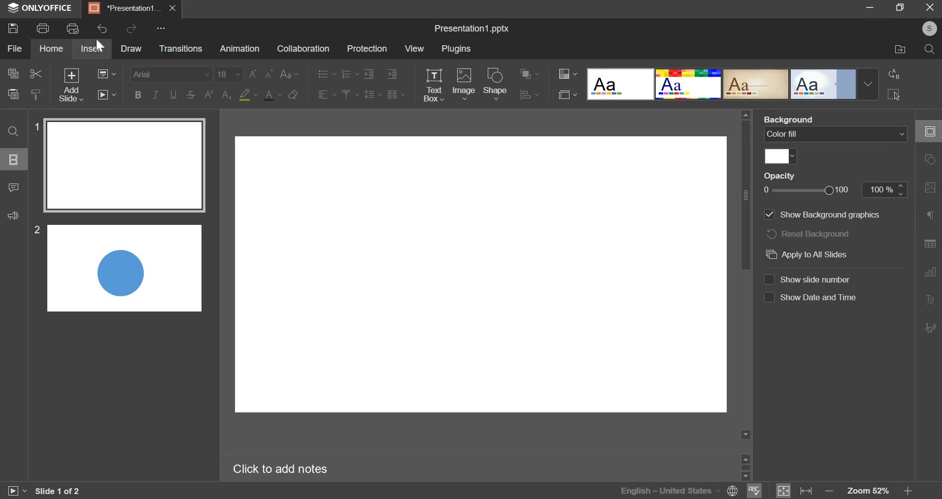  I want to click on Image settings, so click(931, 187).